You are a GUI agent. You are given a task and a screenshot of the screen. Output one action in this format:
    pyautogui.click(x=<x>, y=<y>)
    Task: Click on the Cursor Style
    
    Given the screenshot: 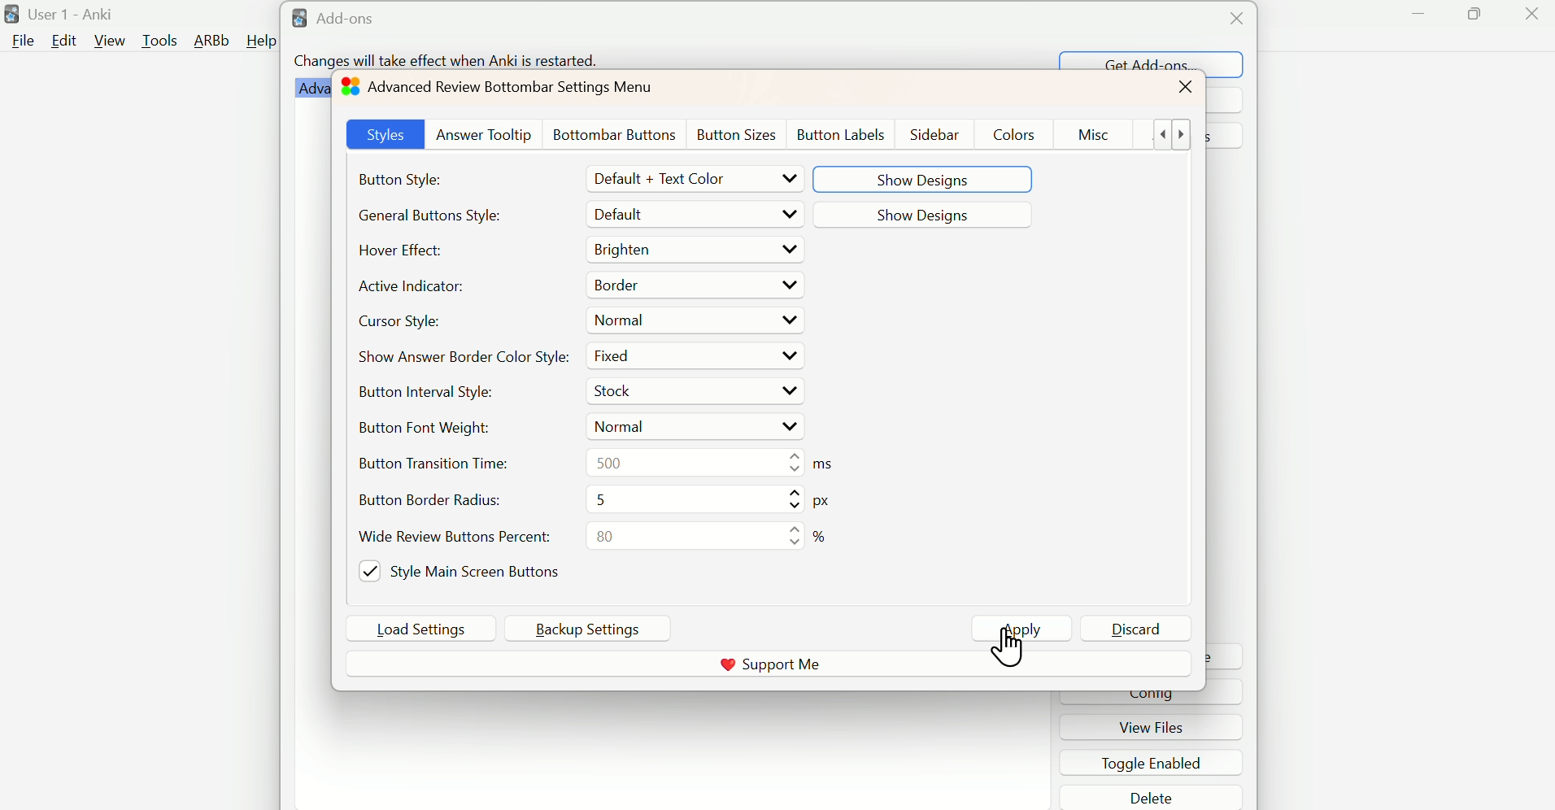 What is the action you would take?
    pyautogui.click(x=398, y=323)
    